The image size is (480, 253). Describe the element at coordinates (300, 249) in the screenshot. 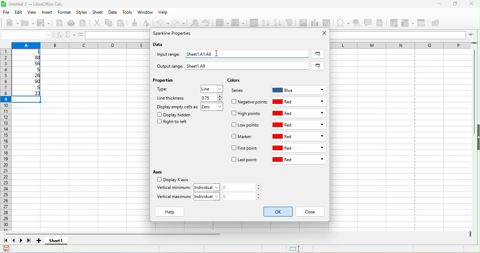

I see `standard selection` at that location.